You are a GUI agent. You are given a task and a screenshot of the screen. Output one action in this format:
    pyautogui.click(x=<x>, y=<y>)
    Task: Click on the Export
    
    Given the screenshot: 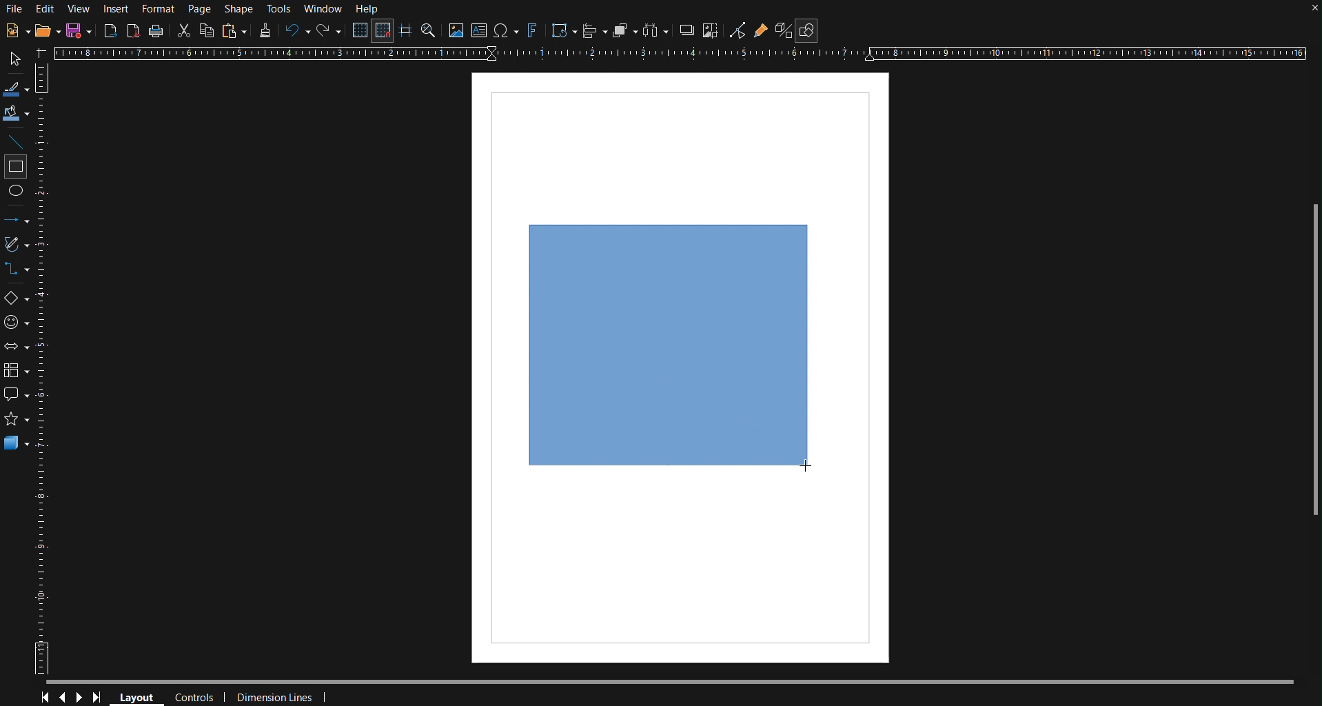 What is the action you would take?
    pyautogui.click(x=110, y=31)
    